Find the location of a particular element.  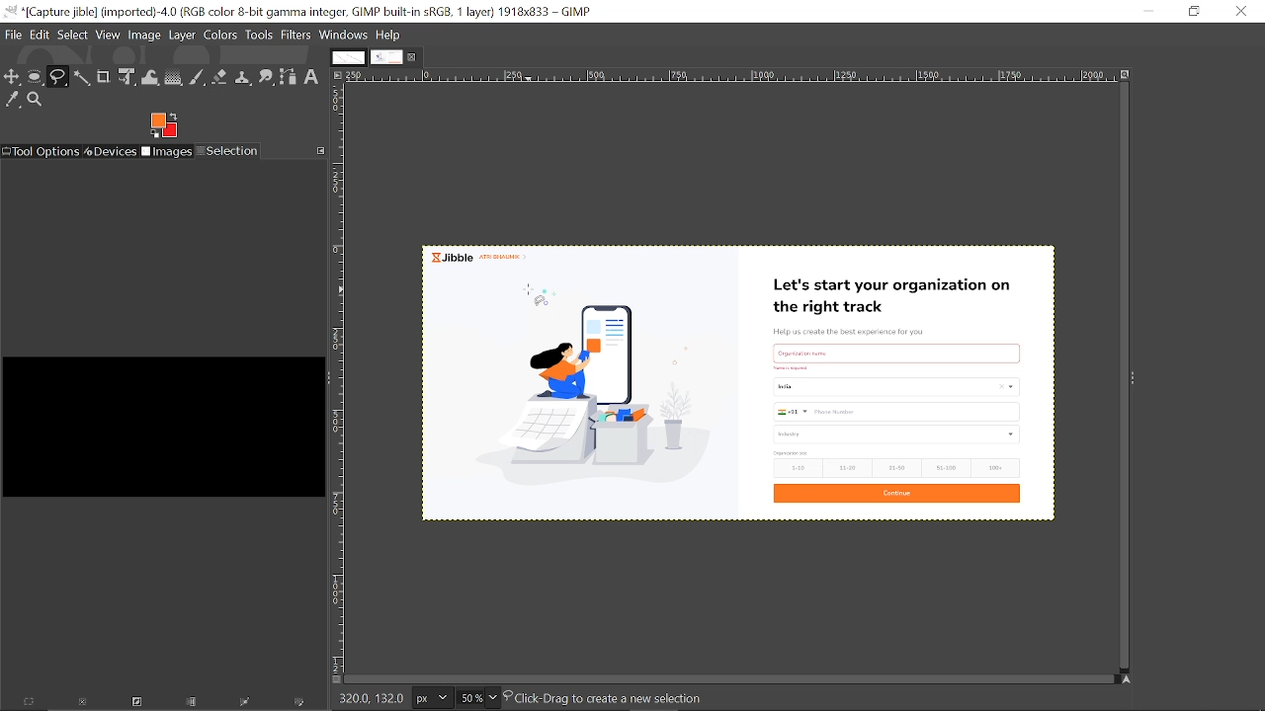

Tool options is located at coordinates (42, 151).